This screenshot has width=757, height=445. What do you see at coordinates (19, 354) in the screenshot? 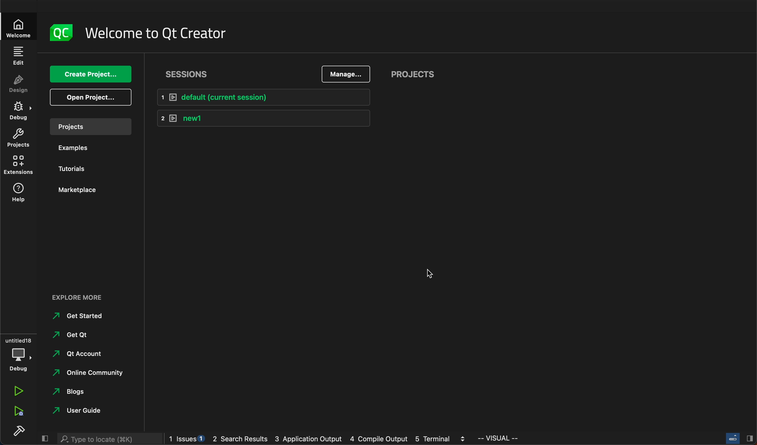
I see `debug` at bounding box center [19, 354].